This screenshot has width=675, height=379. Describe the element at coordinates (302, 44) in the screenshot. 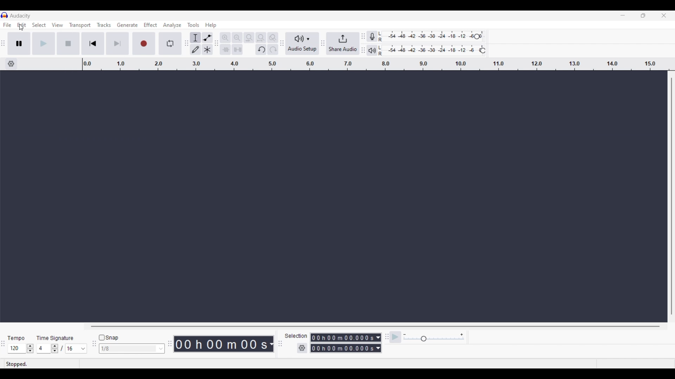

I see `Audio setup` at that location.